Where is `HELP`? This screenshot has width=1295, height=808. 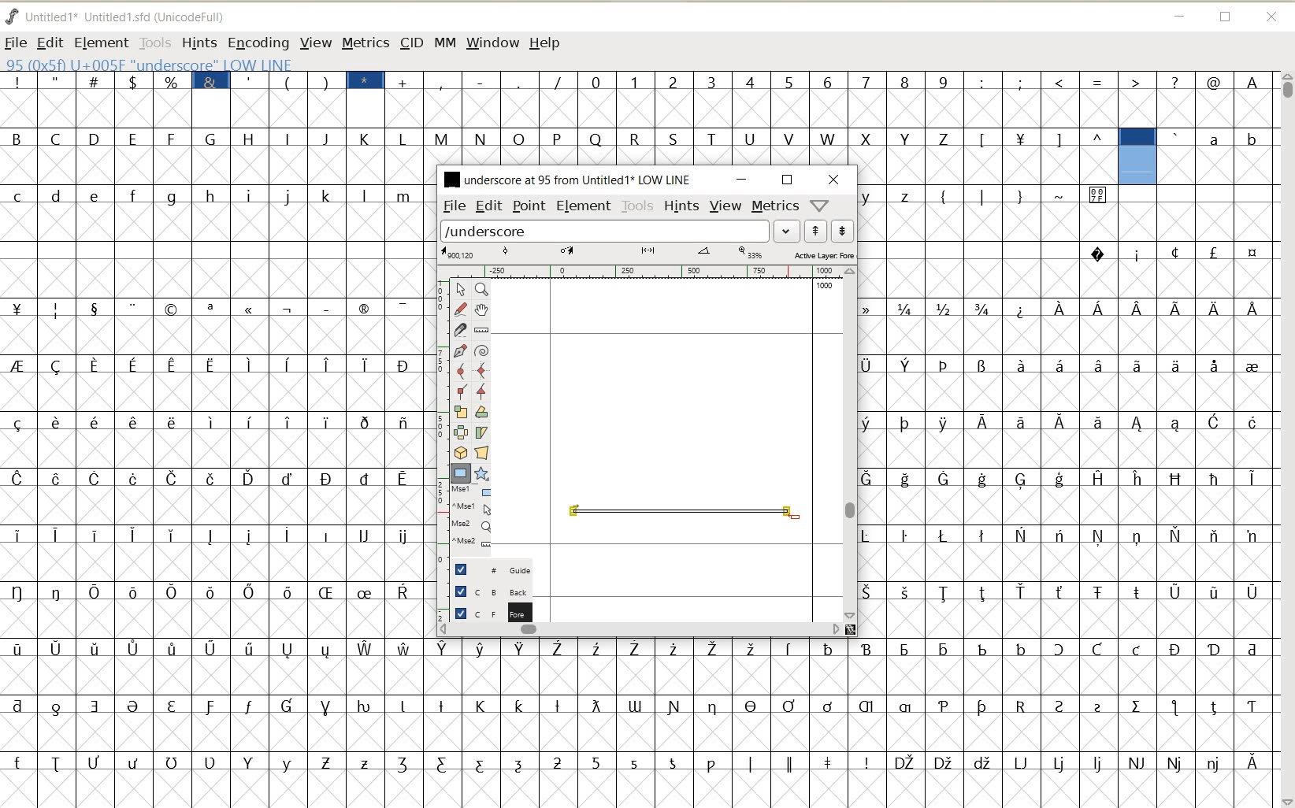 HELP is located at coordinates (547, 44).